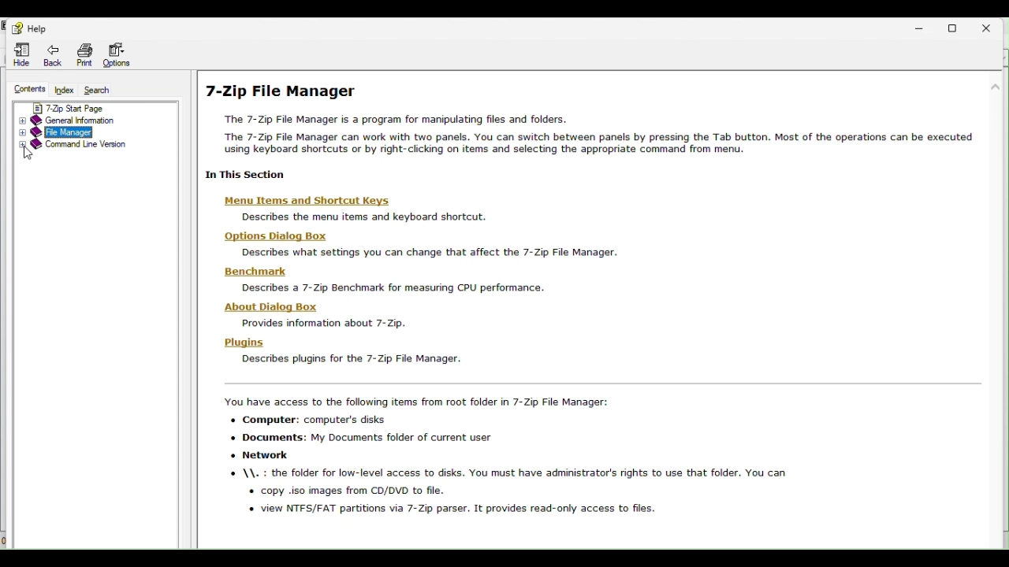  Describe the element at coordinates (338, 350) in the screenshot. I see `Plugins` at that location.